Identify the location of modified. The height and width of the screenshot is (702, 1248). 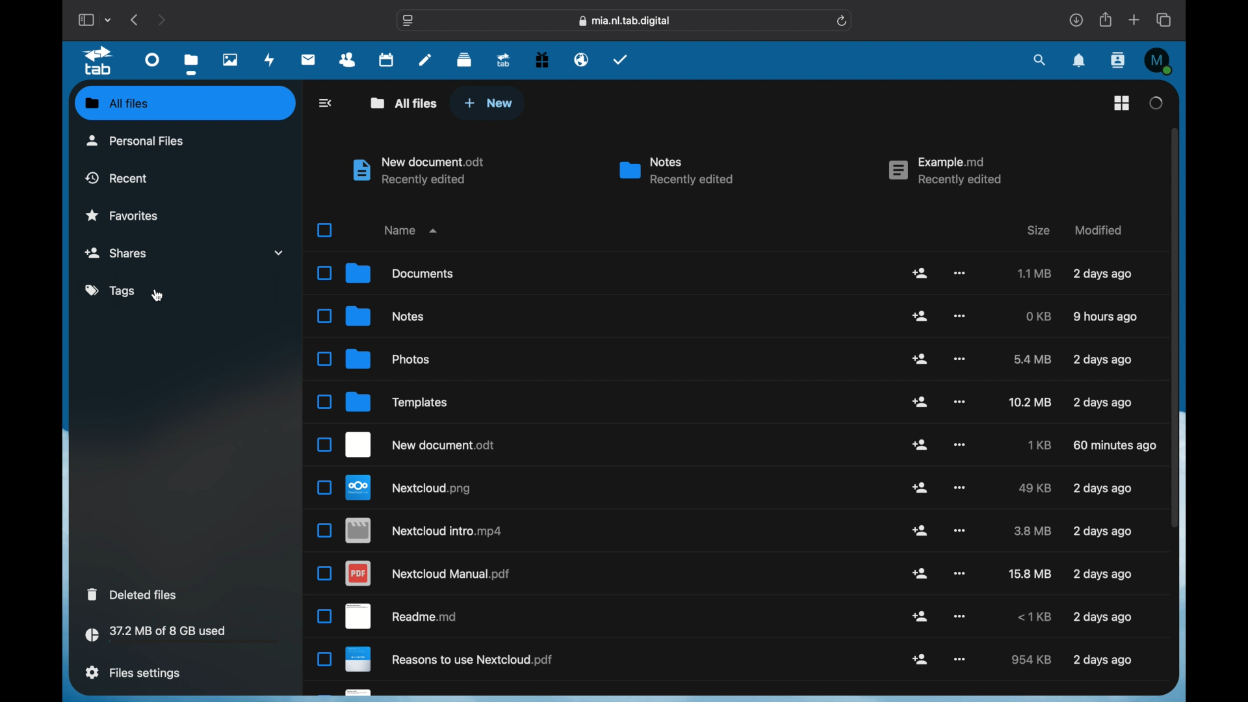
(1102, 661).